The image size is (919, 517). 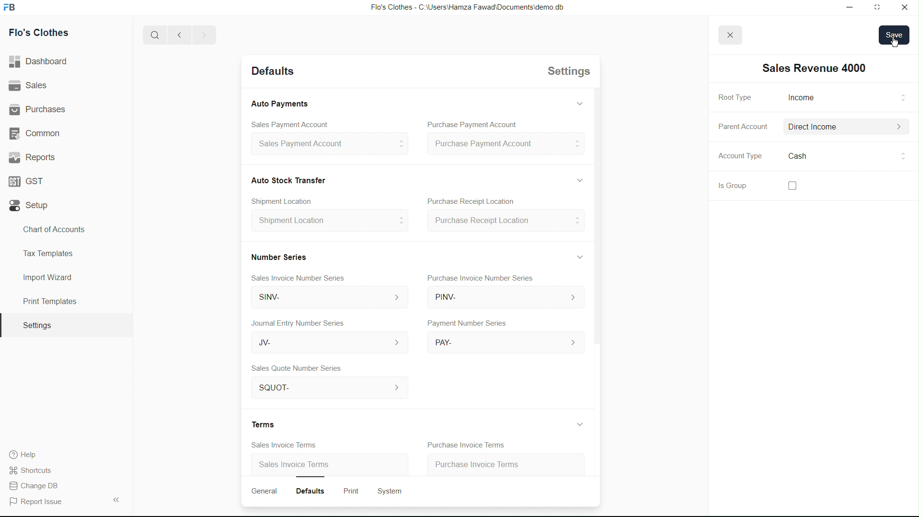 I want to click on cursor, so click(x=896, y=44).